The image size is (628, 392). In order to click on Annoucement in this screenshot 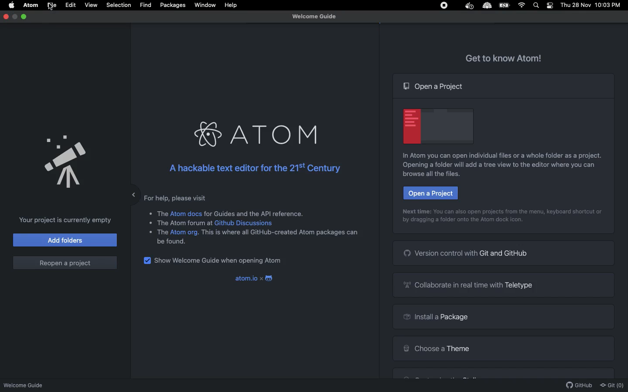, I will do `click(57, 159)`.